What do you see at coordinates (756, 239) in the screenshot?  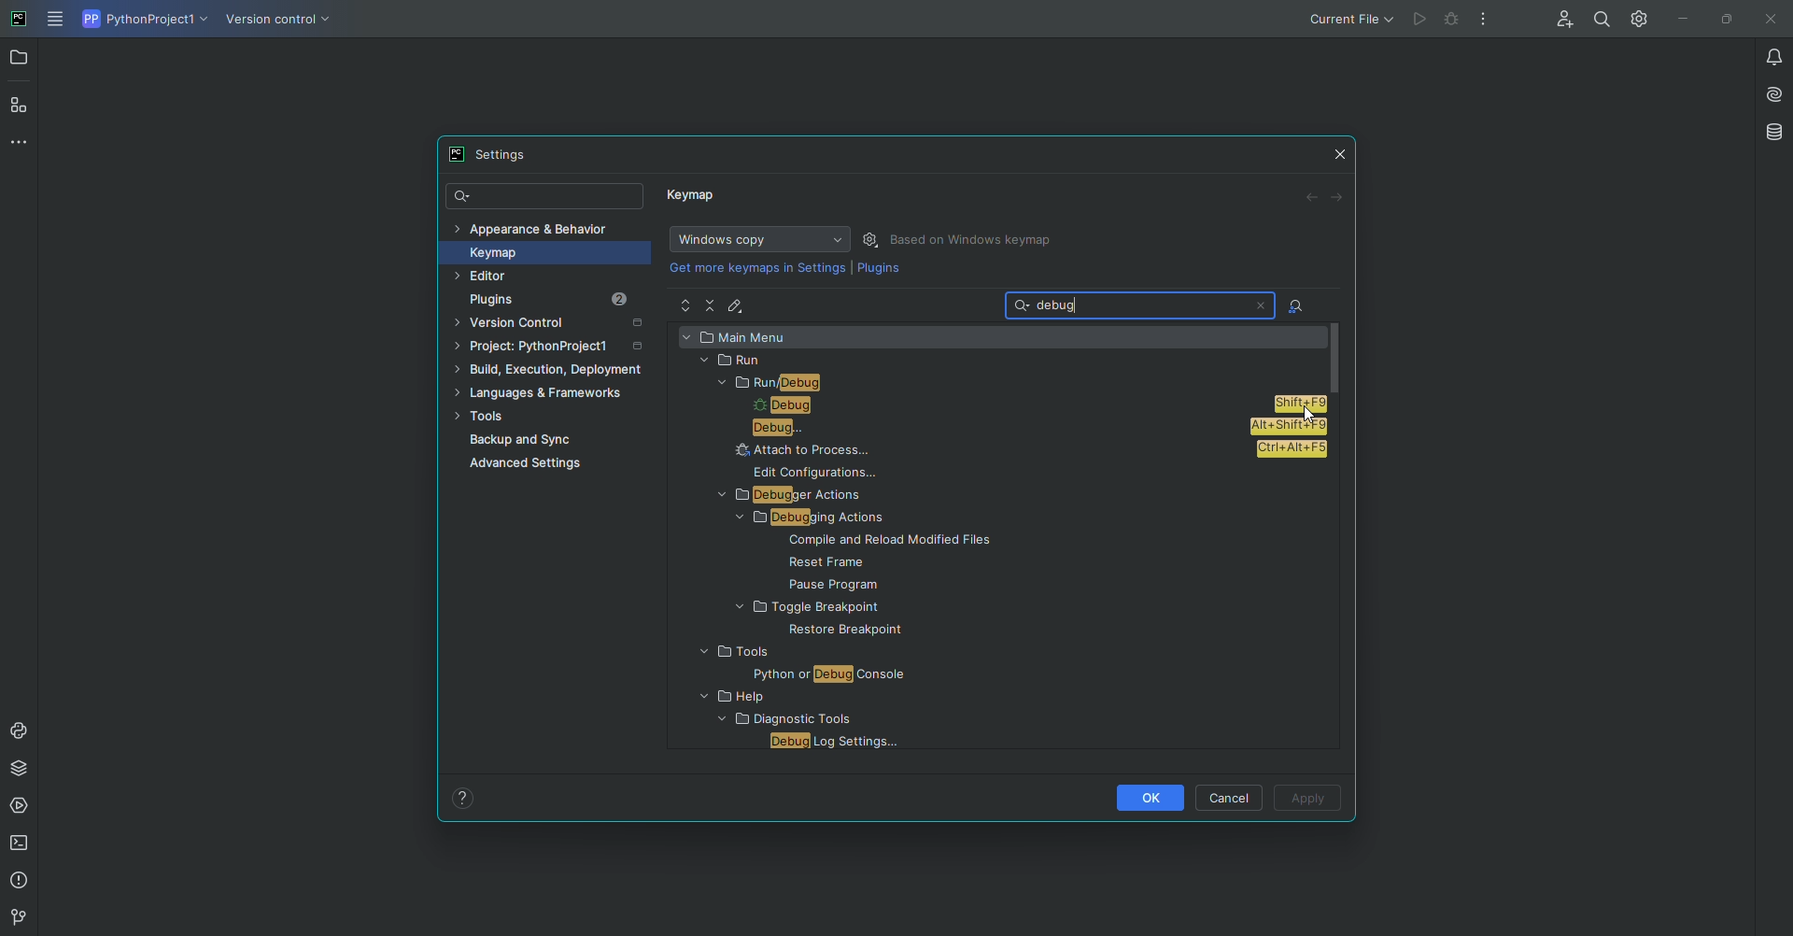 I see `Windows Copy` at bounding box center [756, 239].